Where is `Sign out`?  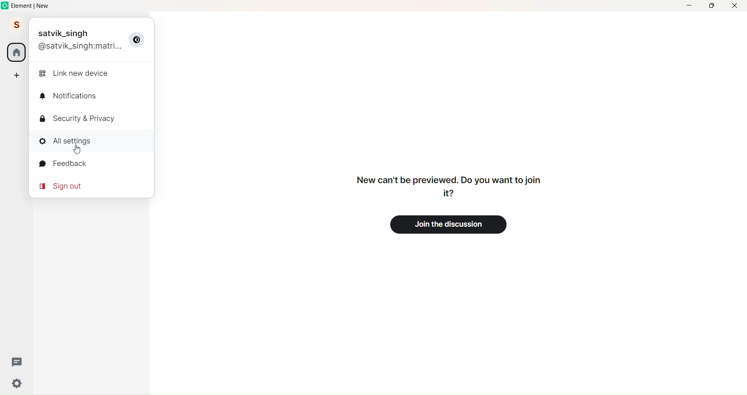 Sign out is located at coordinates (66, 185).